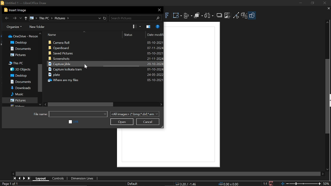 This screenshot has height=186, width=331. What do you see at coordinates (137, 26) in the screenshot?
I see `View` at bounding box center [137, 26].